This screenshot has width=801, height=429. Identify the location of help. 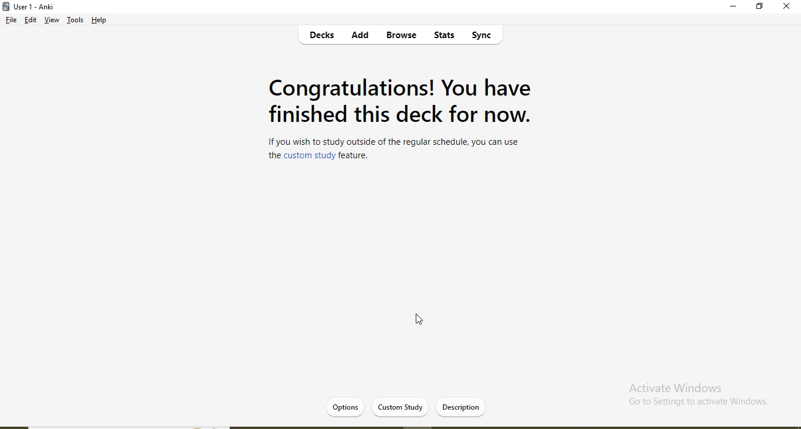
(100, 20).